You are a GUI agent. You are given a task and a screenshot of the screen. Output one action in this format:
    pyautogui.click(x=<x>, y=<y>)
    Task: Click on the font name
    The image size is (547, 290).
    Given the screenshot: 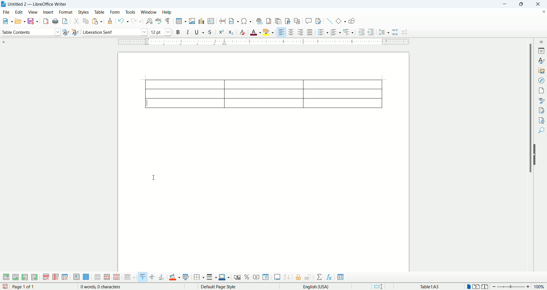 What is the action you would take?
    pyautogui.click(x=114, y=32)
    